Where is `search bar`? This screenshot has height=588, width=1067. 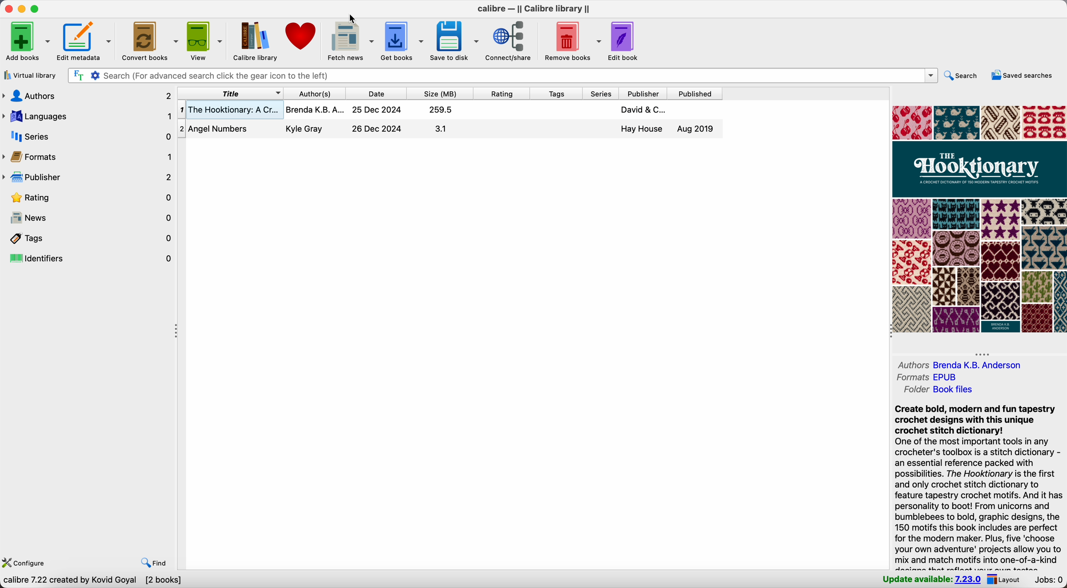
search bar is located at coordinates (501, 75).